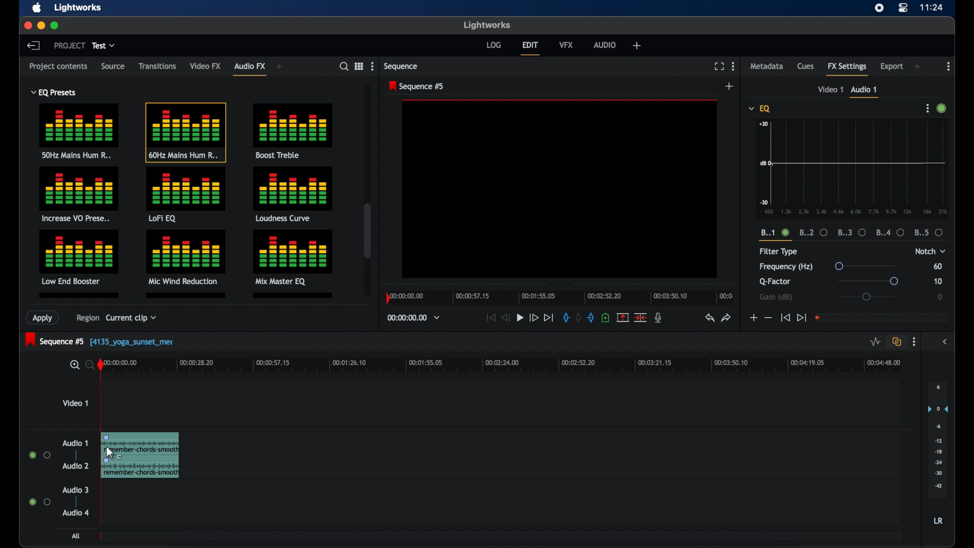  Describe the element at coordinates (768, 318) in the screenshot. I see `decrement` at that location.